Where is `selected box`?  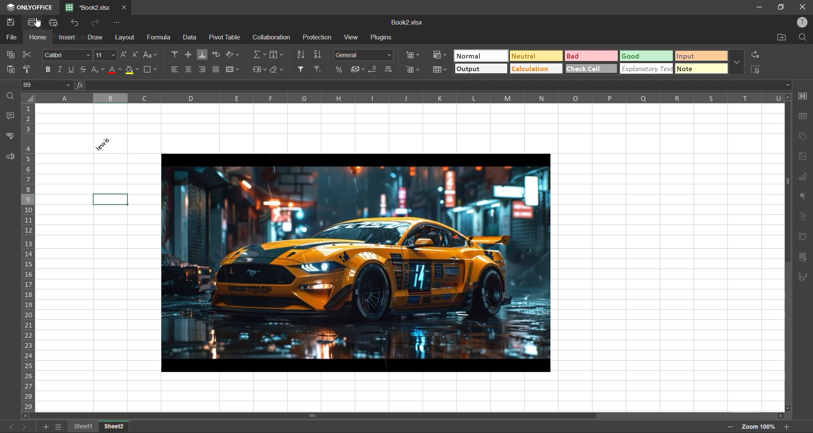
selected box is located at coordinates (111, 199).